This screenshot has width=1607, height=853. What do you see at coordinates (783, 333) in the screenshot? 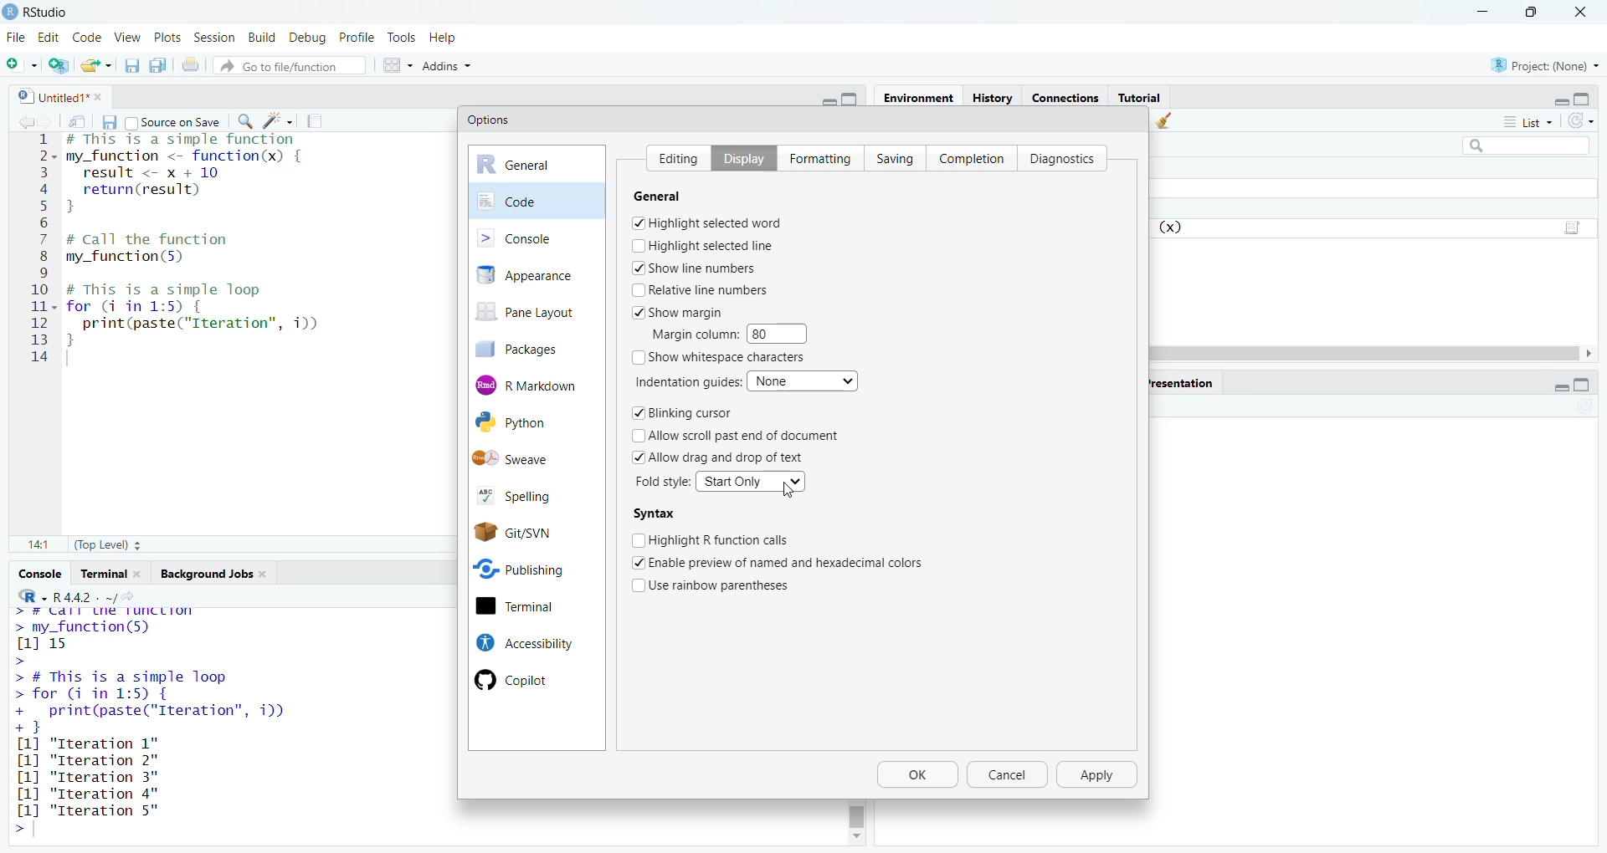
I see `margin input value` at bounding box center [783, 333].